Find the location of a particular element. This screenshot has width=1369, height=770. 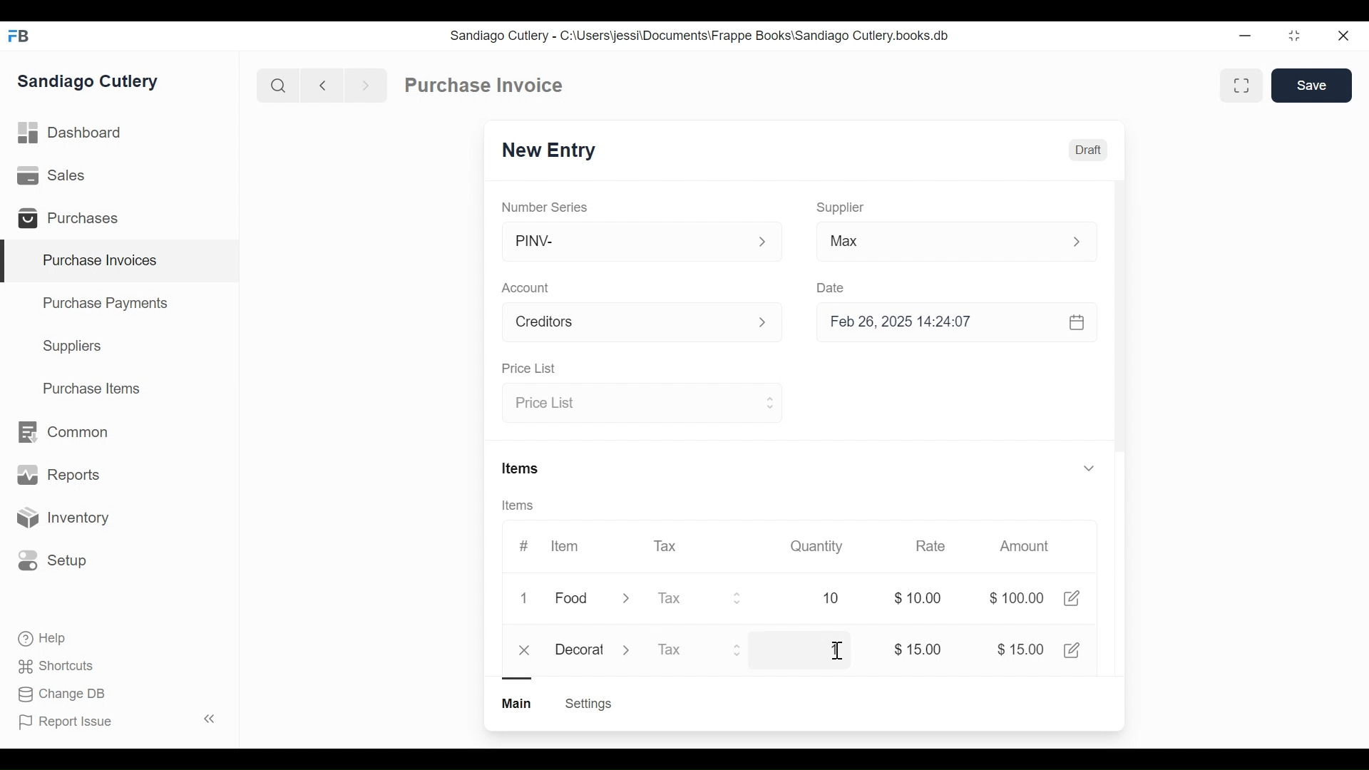

Navigate forward is located at coordinates (365, 84).